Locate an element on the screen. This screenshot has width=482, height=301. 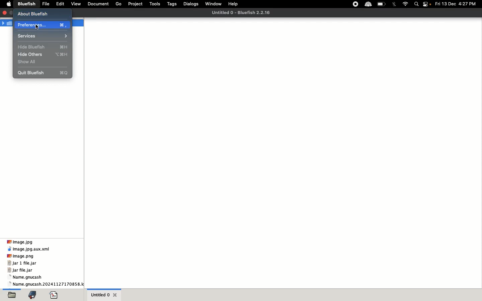
Services is located at coordinates (43, 35).